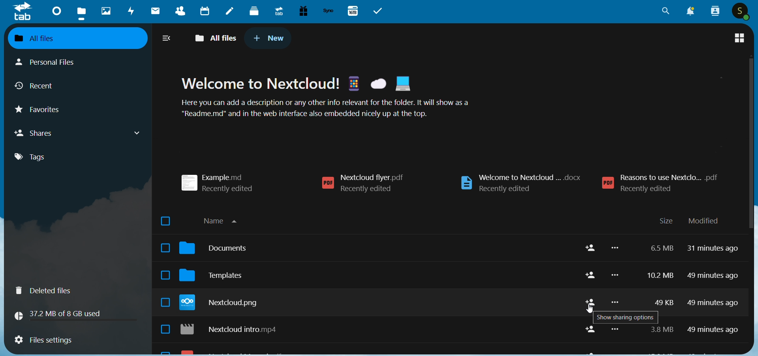  I want to click on collapse/expand, so click(167, 39).